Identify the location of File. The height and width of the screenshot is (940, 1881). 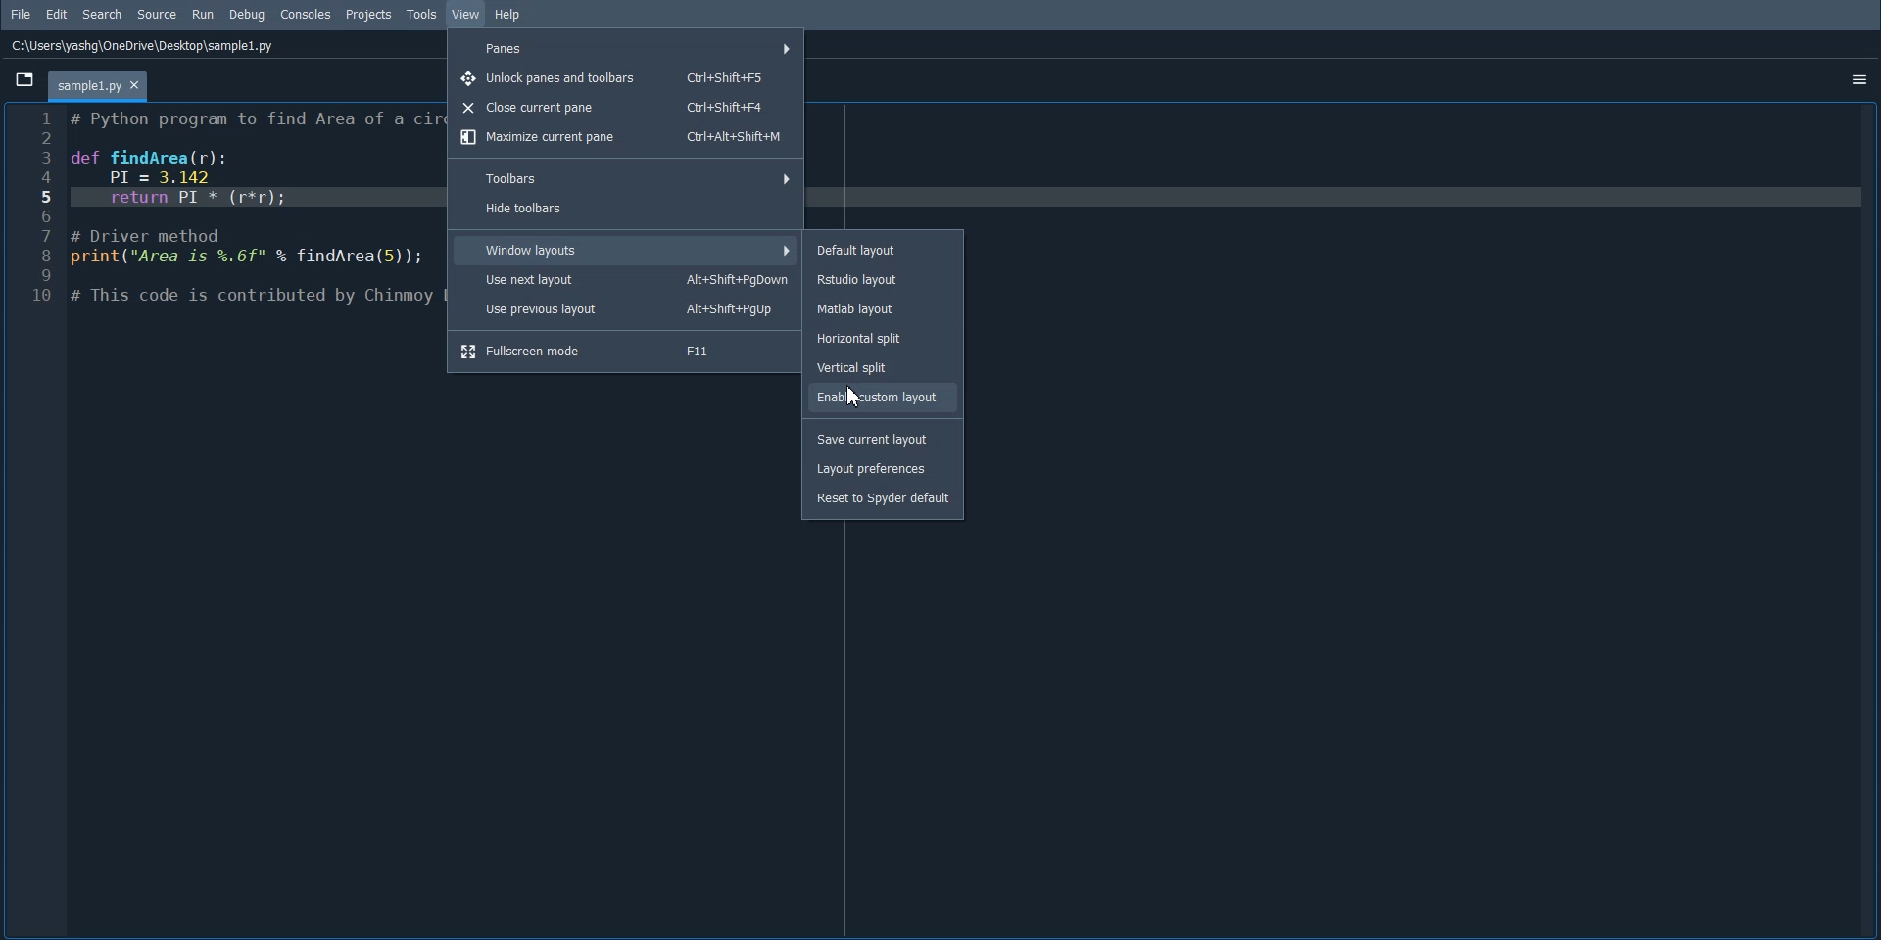
(21, 14).